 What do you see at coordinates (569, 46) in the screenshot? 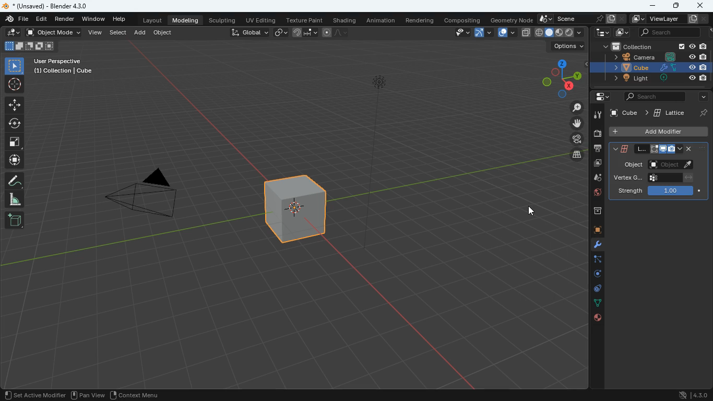
I see `options` at bounding box center [569, 46].